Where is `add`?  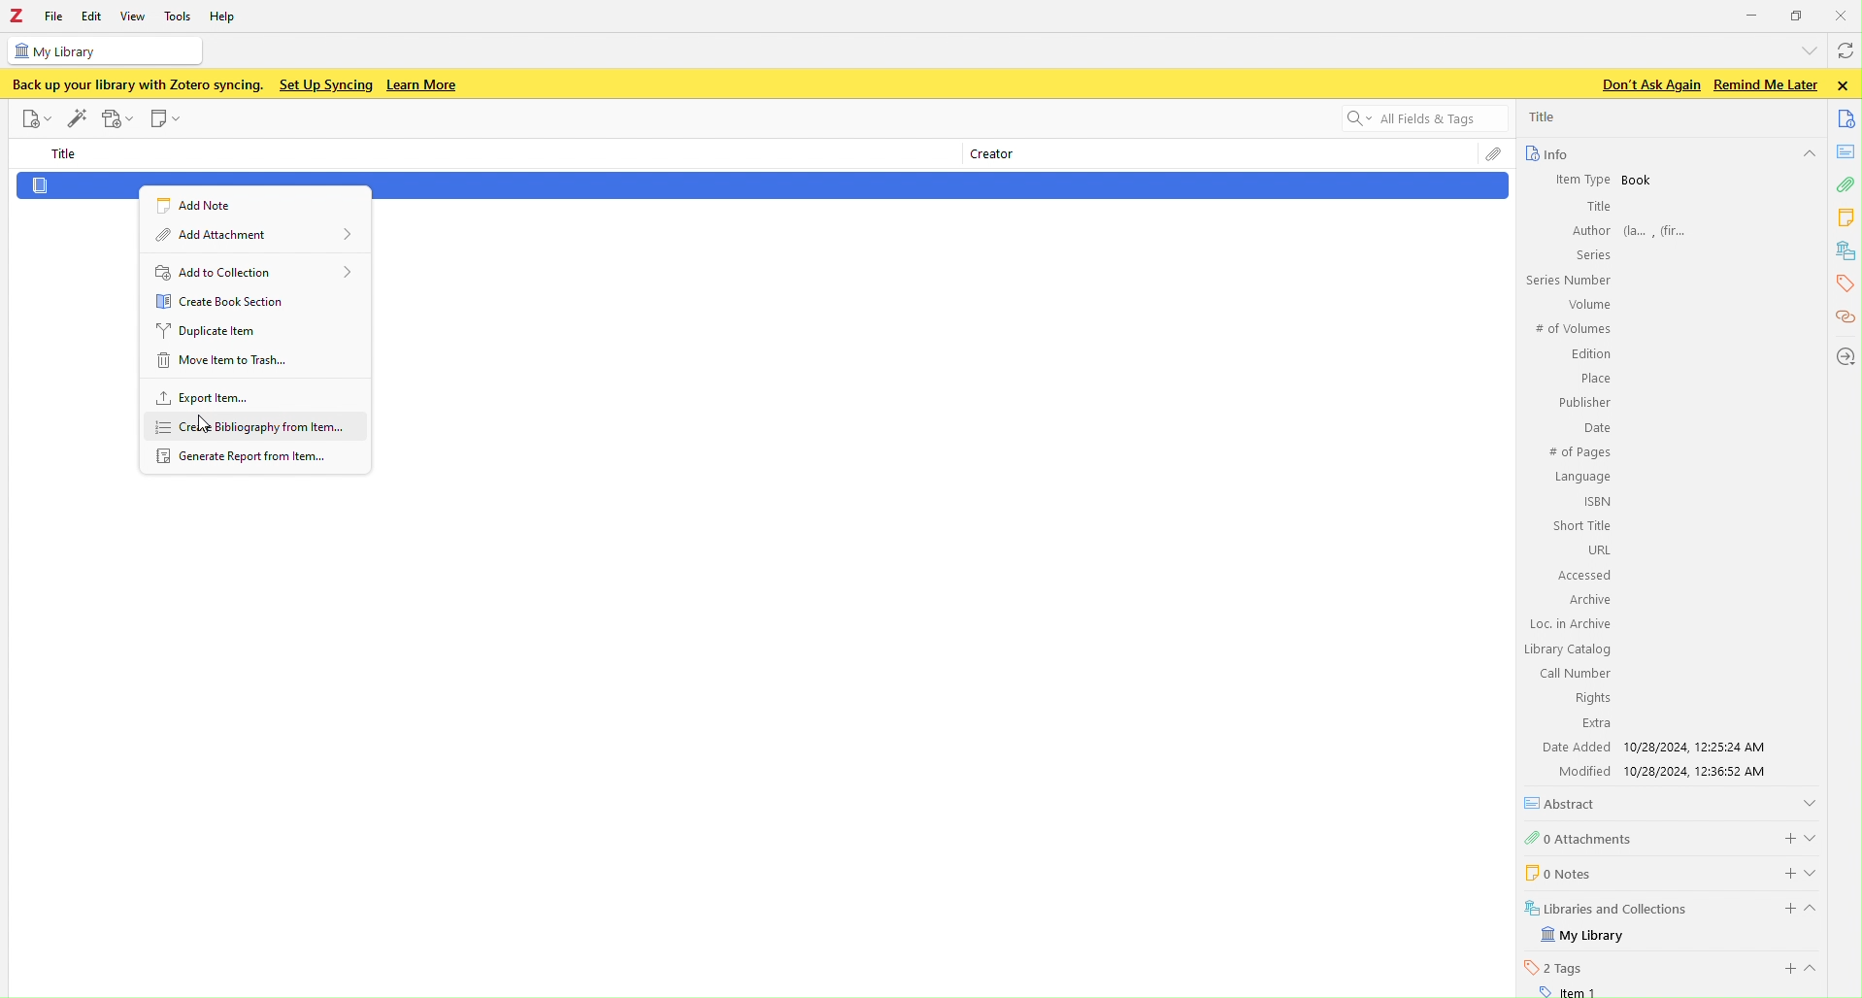 add is located at coordinates (1784, 836).